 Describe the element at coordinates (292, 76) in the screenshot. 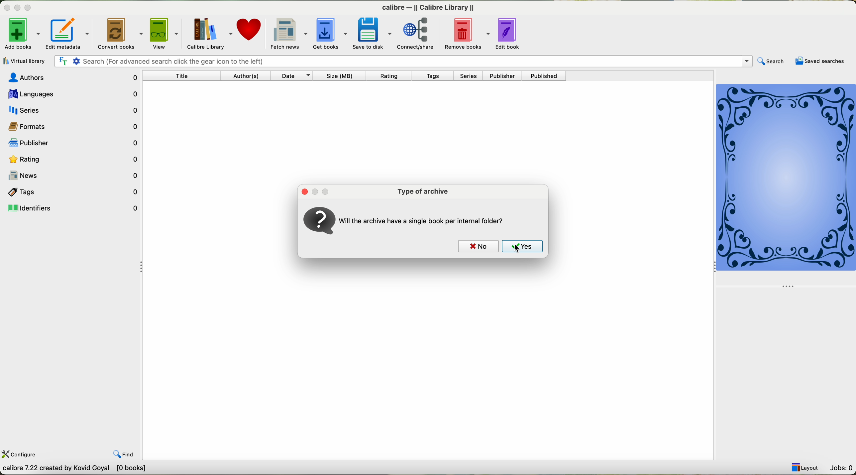

I see `date` at that location.